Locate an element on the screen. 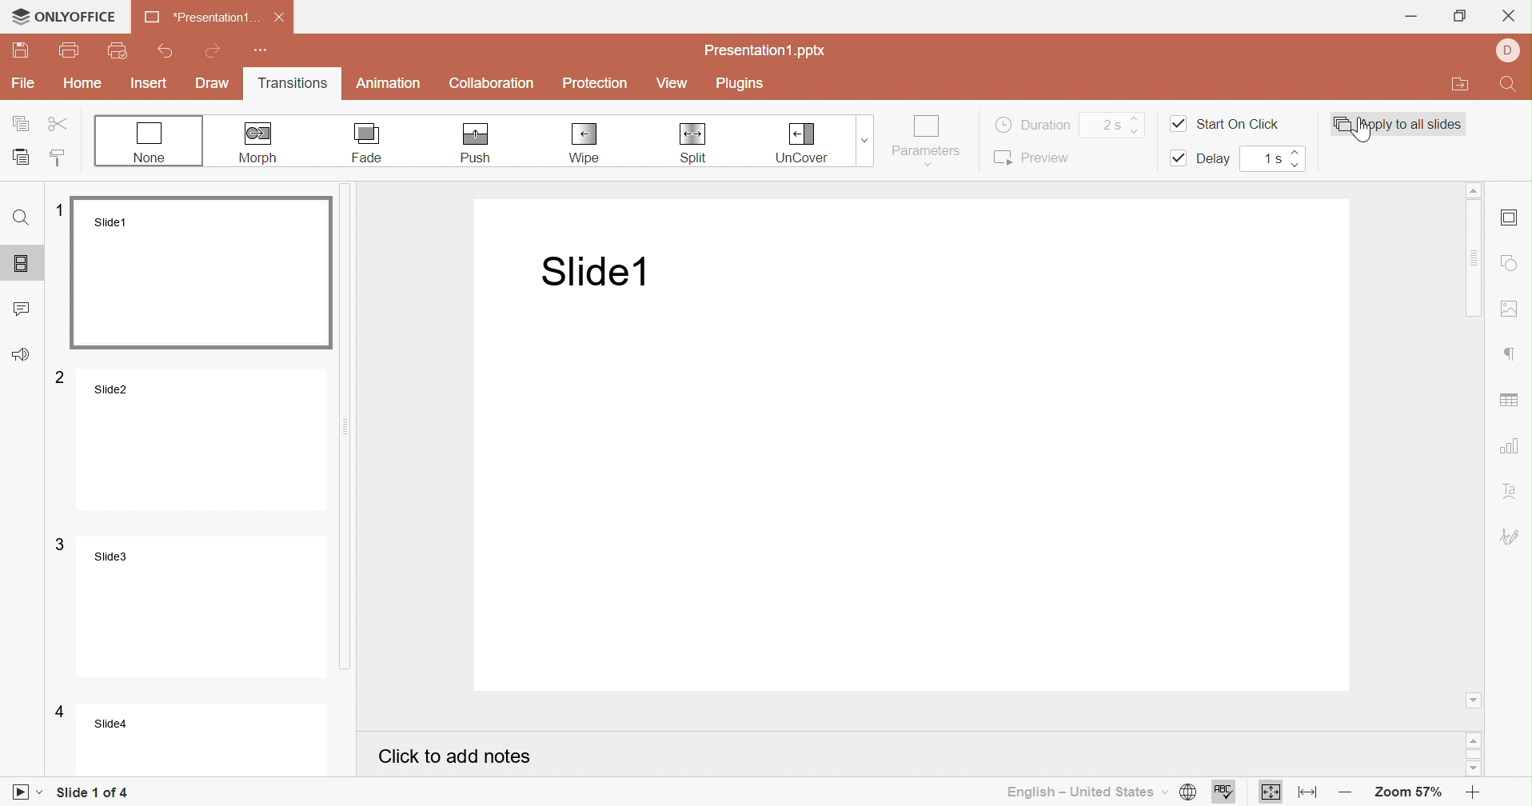 This screenshot has width=1532, height=806. Copy style is located at coordinates (59, 159).